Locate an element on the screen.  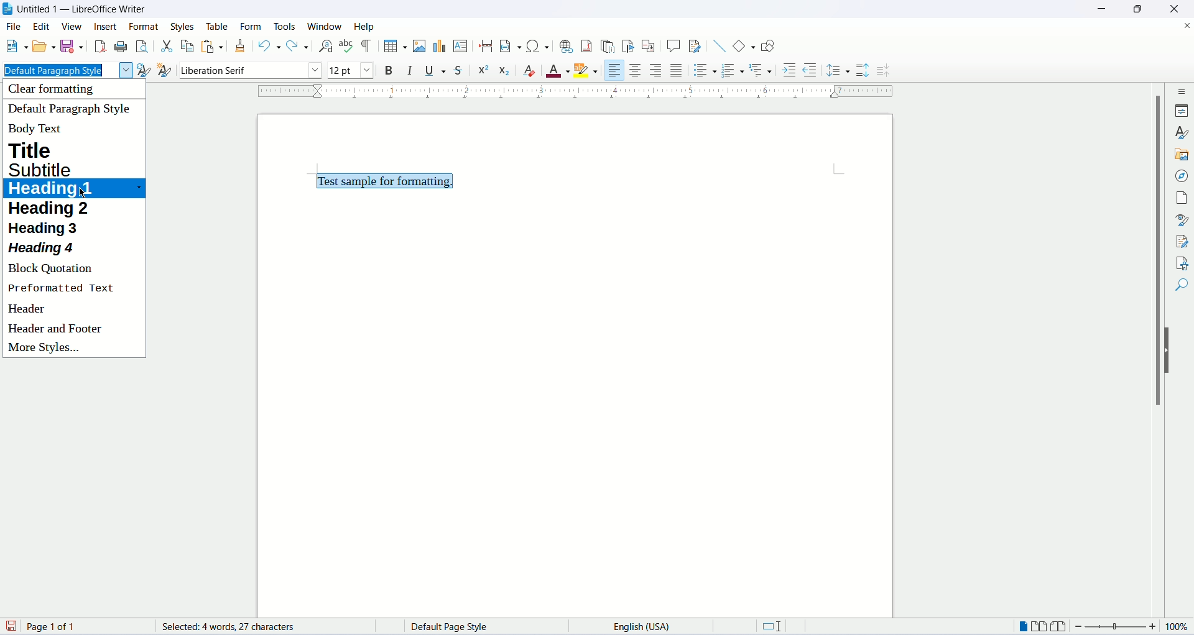
insert is located at coordinates (107, 29).